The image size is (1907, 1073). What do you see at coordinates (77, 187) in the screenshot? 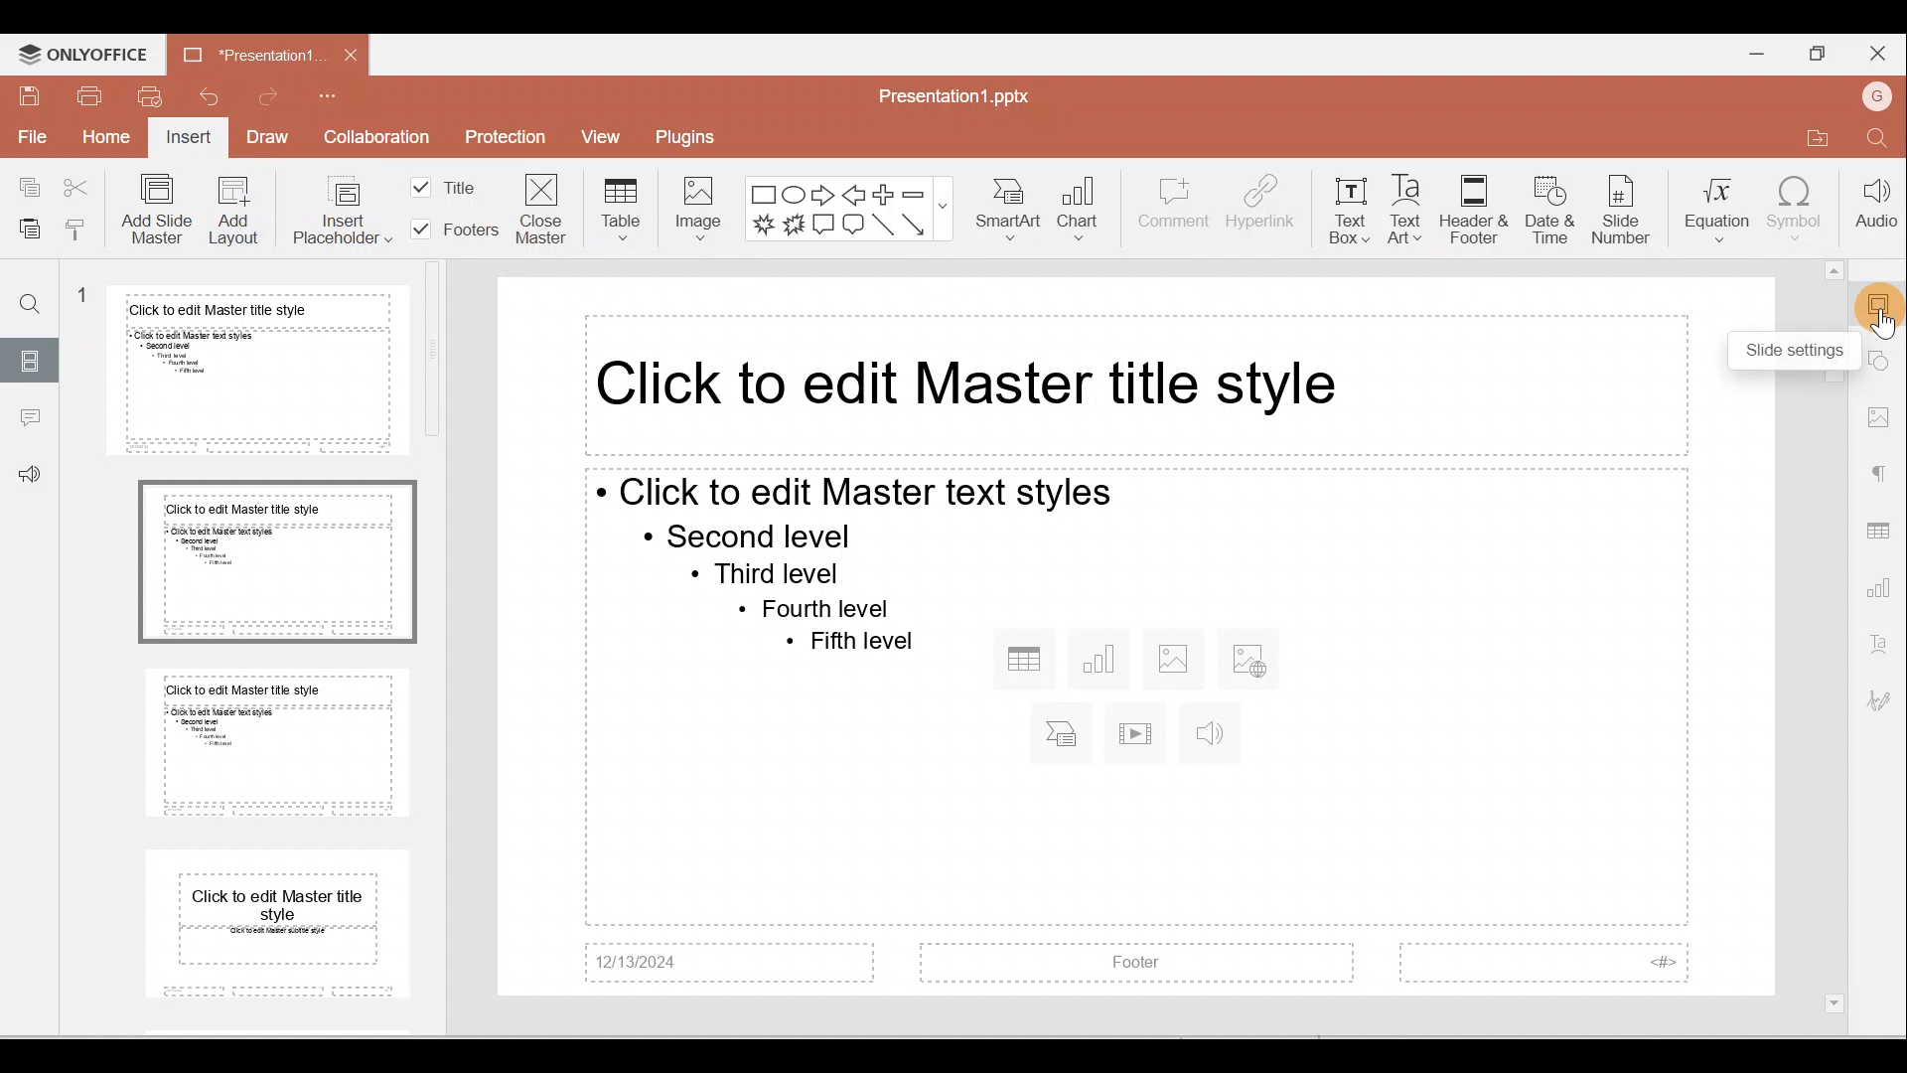
I see `Cut` at bounding box center [77, 187].